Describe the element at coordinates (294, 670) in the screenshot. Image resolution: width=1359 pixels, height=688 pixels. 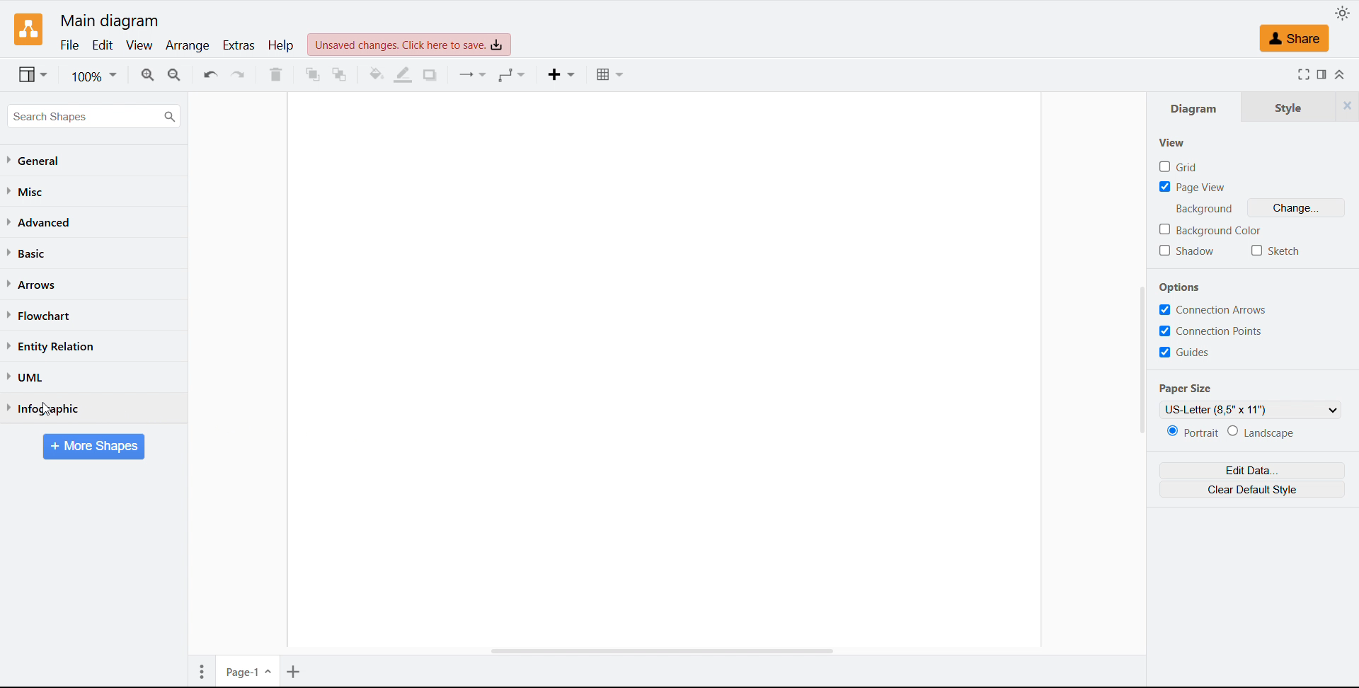
I see `Add pages ` at that location.